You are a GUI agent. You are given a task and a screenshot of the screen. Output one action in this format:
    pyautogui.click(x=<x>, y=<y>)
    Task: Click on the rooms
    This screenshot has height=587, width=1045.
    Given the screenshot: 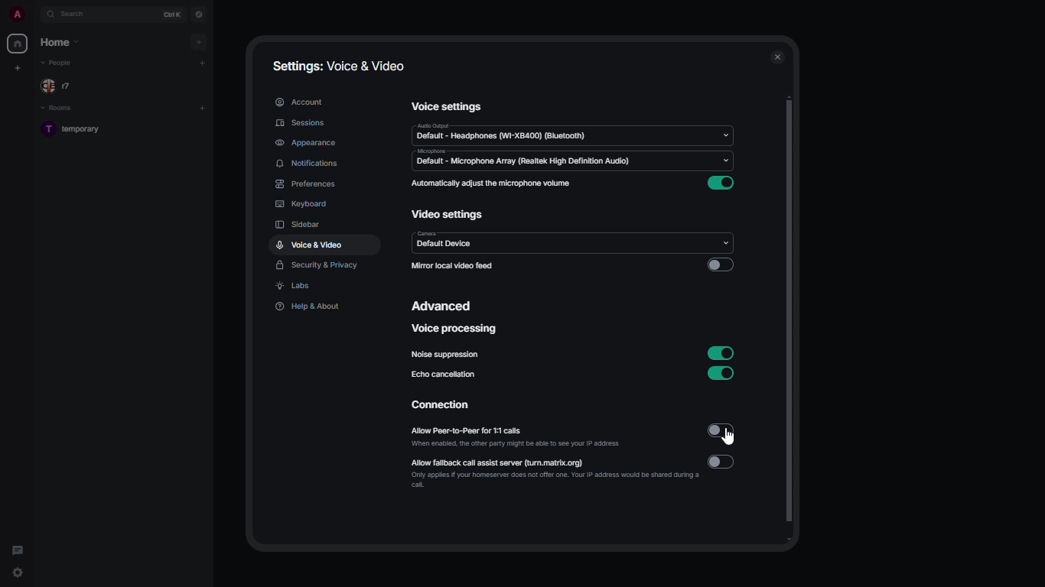 What is the action you would take?
    pyautogui.click(x=59, y=109)
    